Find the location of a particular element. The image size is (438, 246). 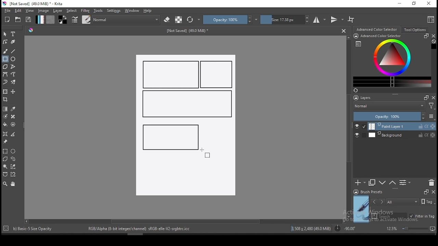

Clear is located at coordinates (434, 42).